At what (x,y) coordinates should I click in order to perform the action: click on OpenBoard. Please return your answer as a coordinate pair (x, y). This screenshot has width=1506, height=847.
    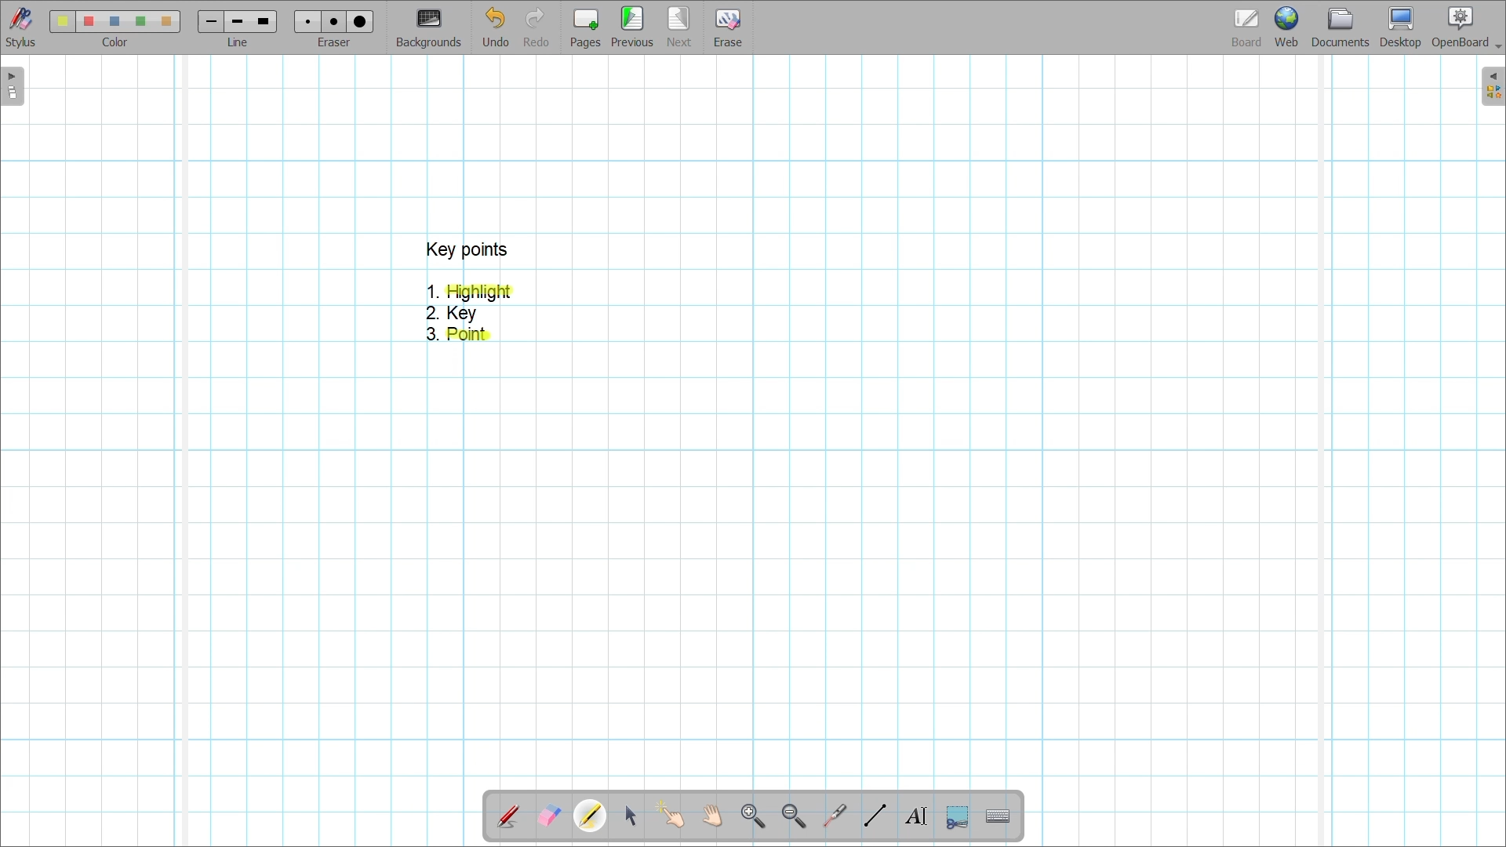
    Looking at the image, I should click on (1466, 28).